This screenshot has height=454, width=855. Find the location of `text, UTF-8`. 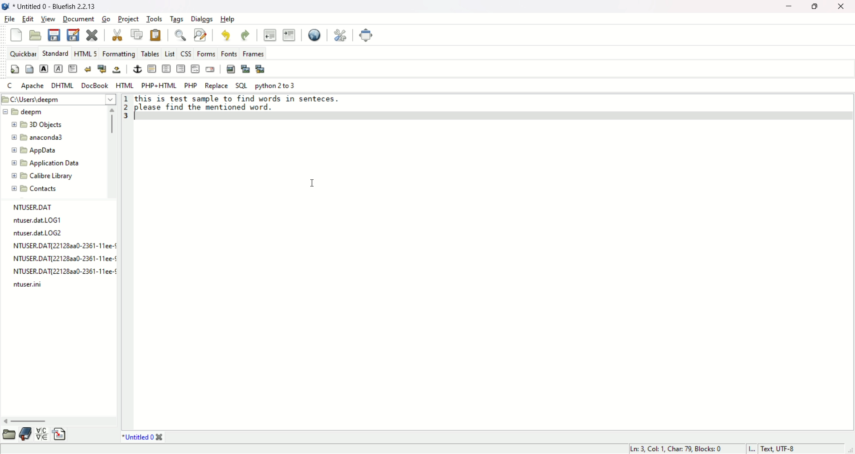

text, UTF-8 is located at coordinates (780, 449).